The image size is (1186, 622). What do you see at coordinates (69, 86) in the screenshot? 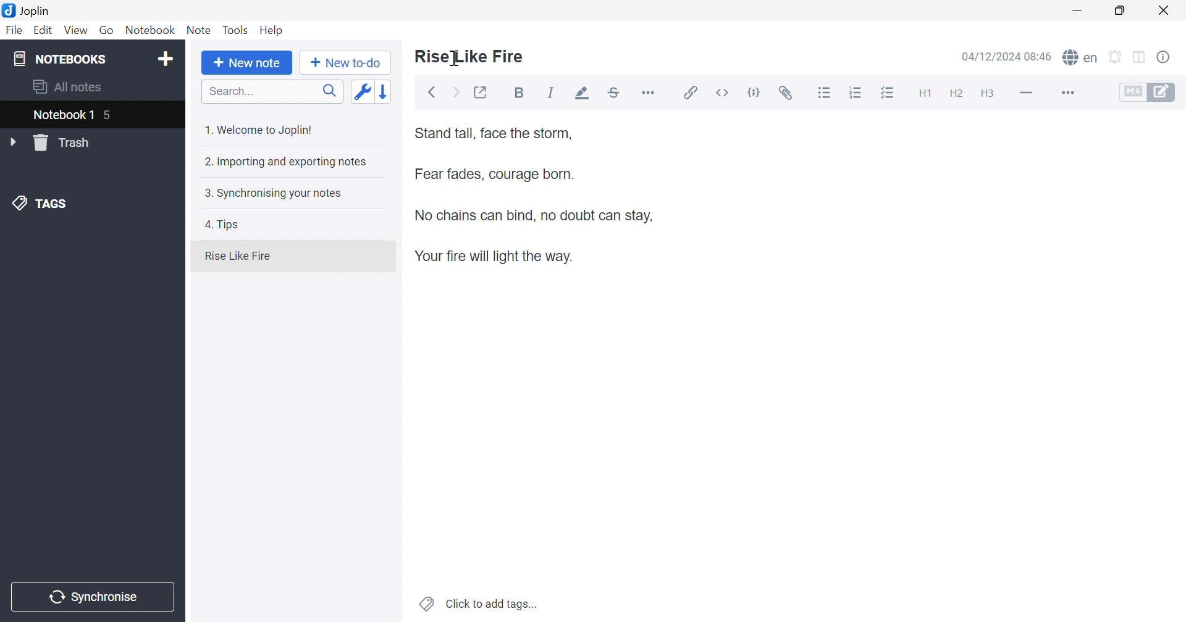
I see `All notes` at bounding box center [69, 86].